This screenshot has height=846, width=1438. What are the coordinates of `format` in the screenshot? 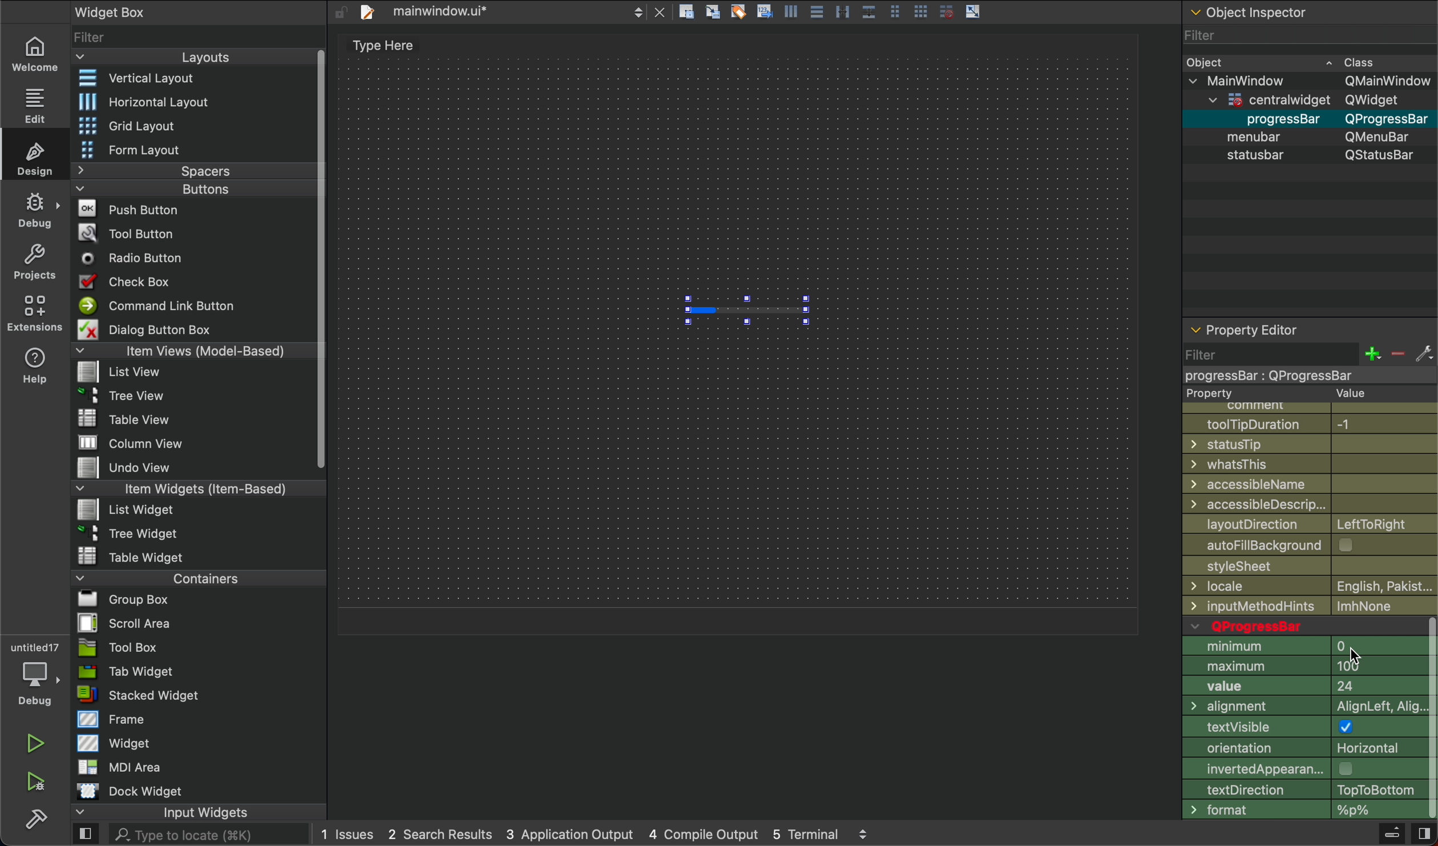 It's located at (1300, 811).